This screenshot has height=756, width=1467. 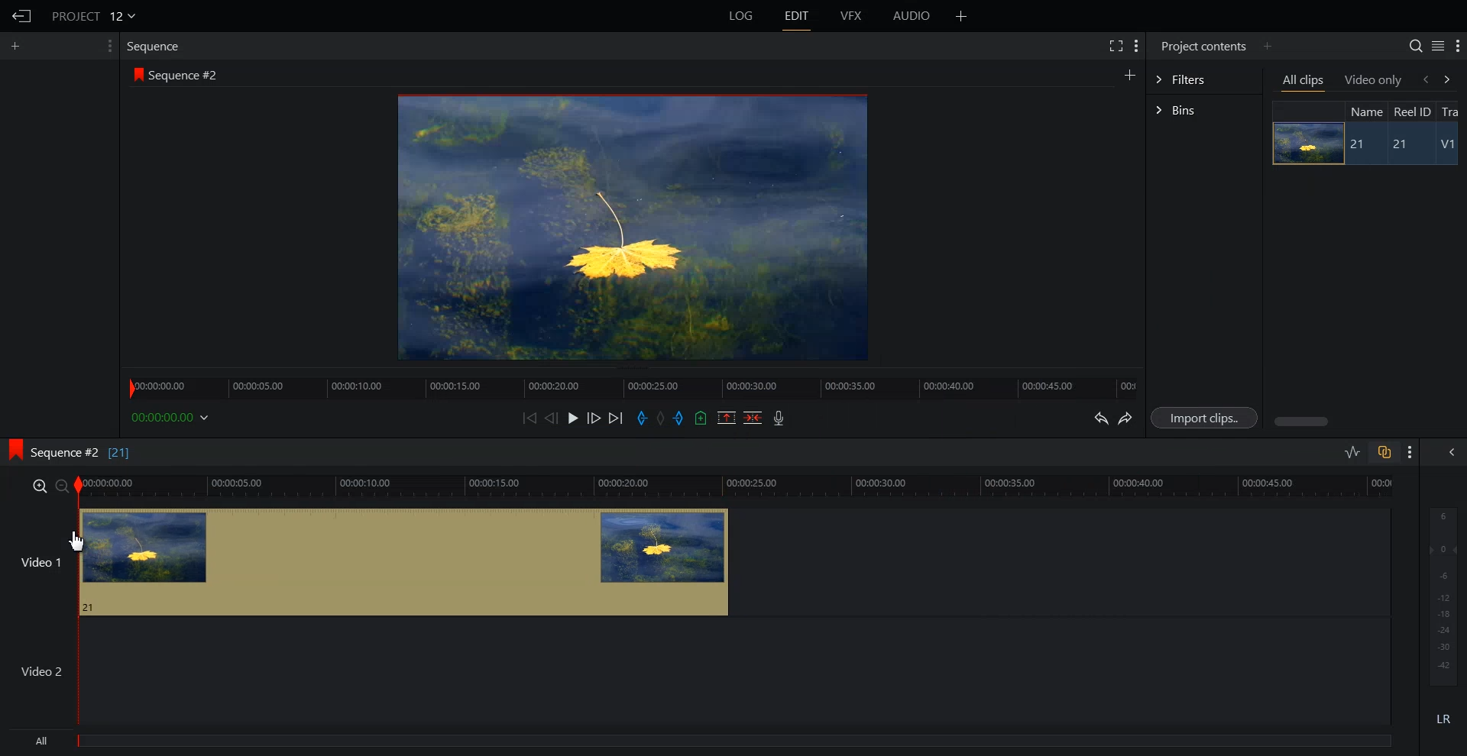 I want to click on Redo, so click(x=1126, y=418).